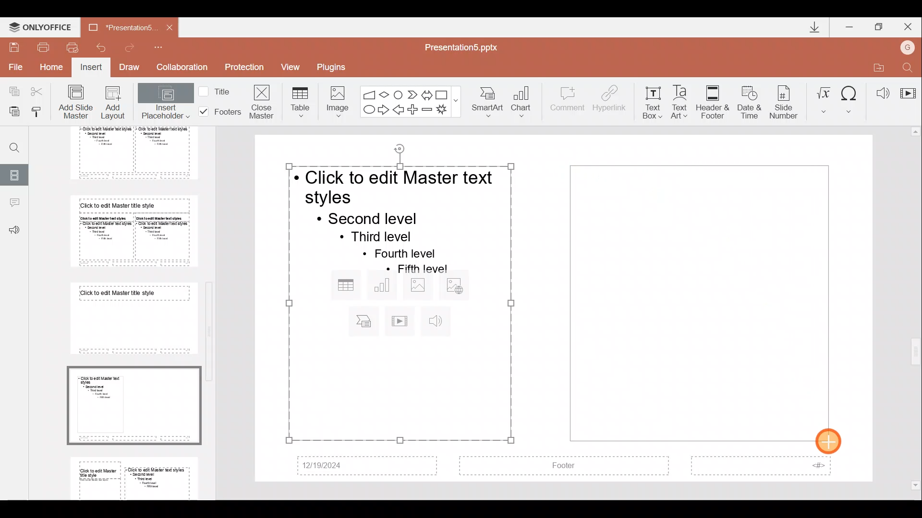  I want to click on Insert, so click(92, 68).